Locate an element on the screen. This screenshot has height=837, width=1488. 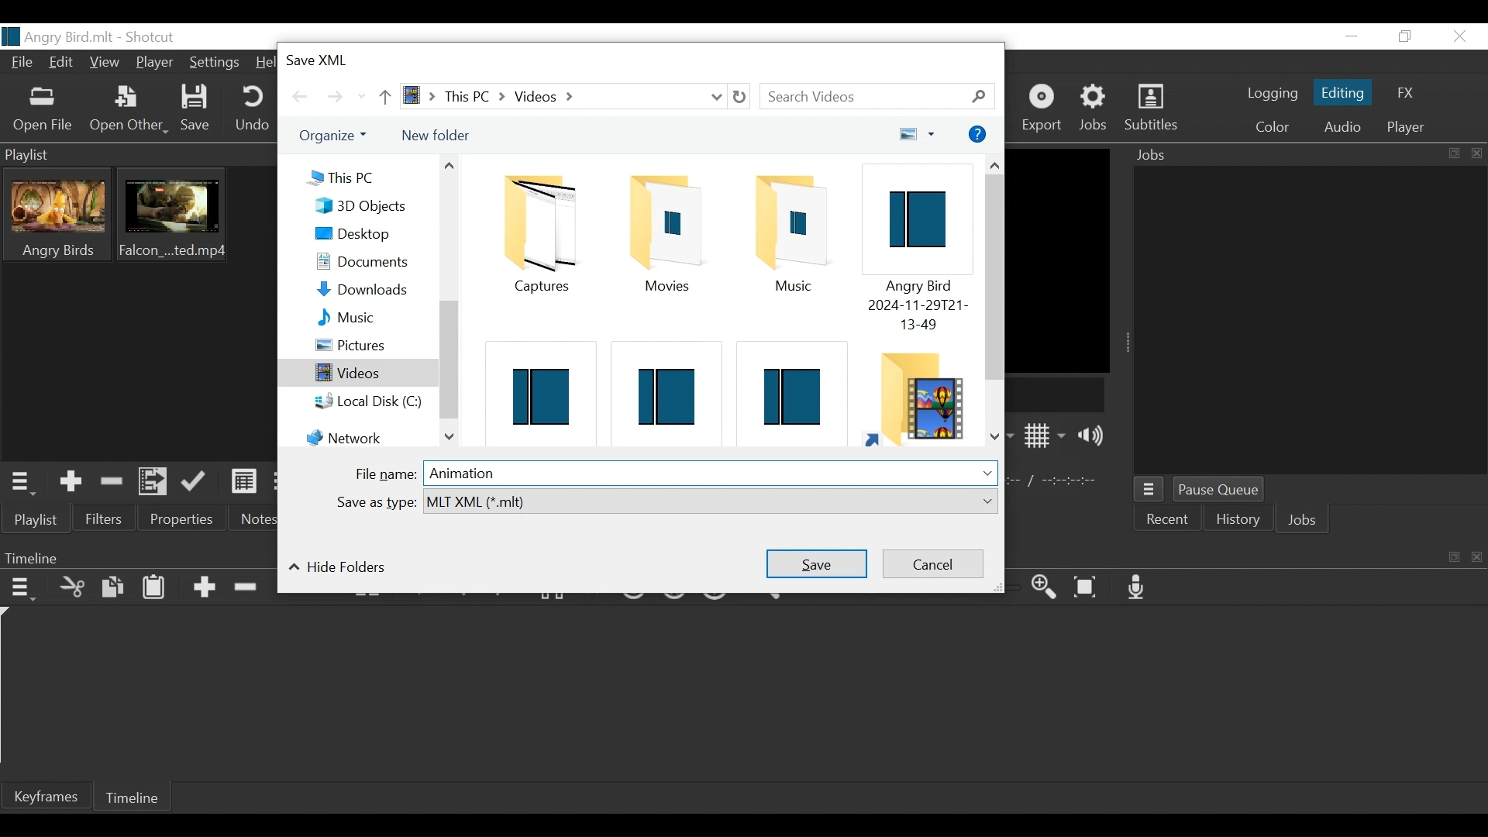
Desktop is located at coordinates (370, 233).